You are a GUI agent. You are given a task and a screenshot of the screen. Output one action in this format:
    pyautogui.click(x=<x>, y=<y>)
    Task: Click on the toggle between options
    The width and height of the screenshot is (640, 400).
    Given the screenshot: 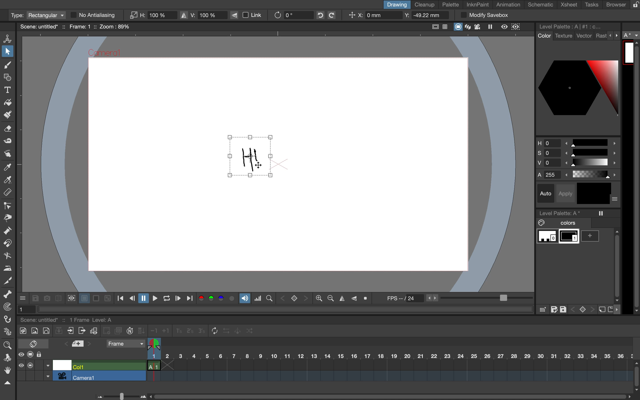 What is the action you would take?
    pyautogui.click(x=48, y=371)
    